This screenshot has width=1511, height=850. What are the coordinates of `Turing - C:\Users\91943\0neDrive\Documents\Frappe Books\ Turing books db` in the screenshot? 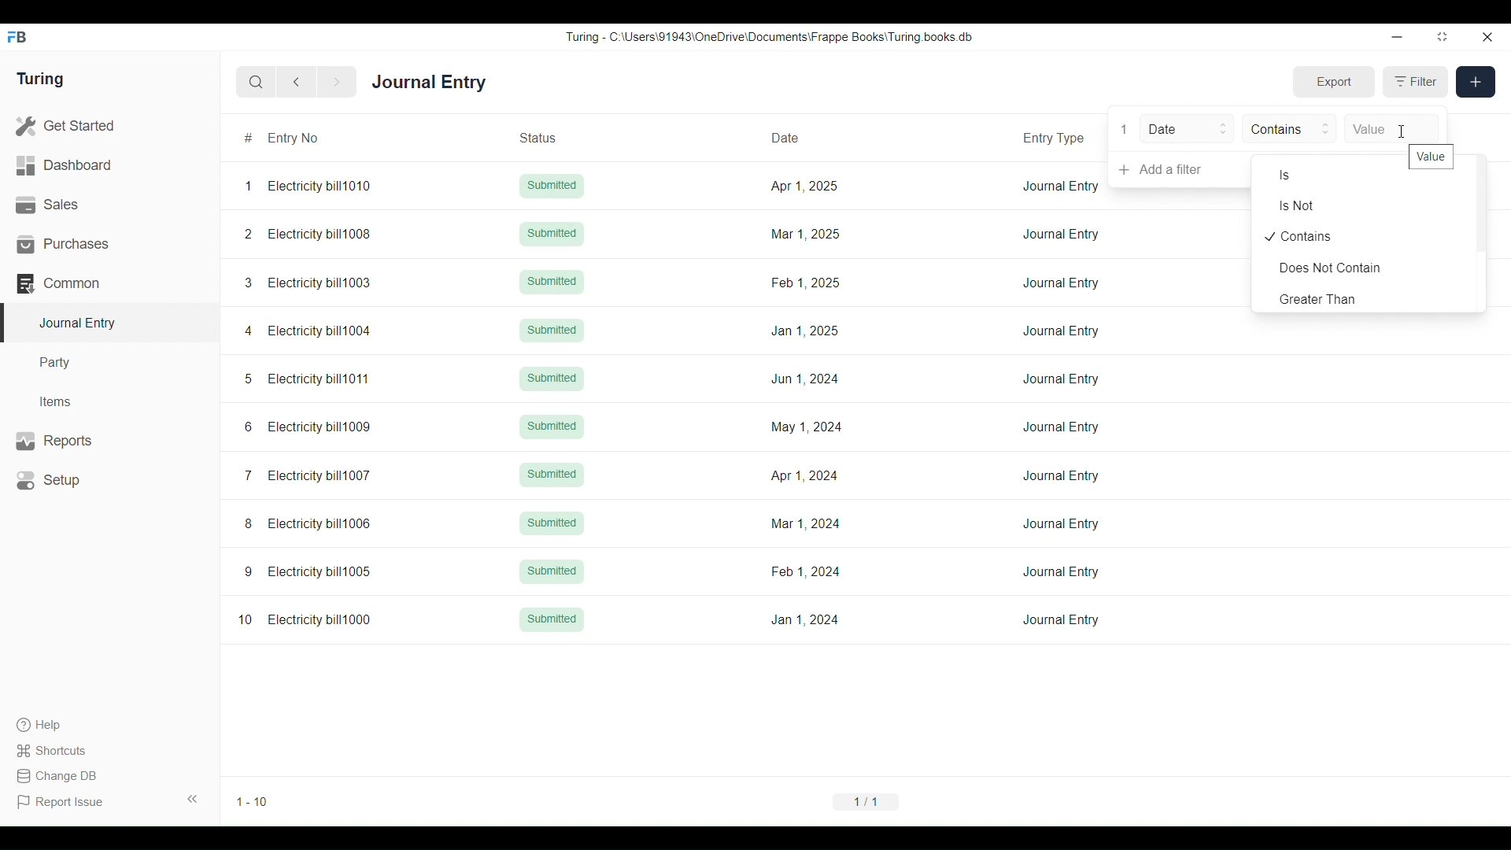 It's located at (768, 37).